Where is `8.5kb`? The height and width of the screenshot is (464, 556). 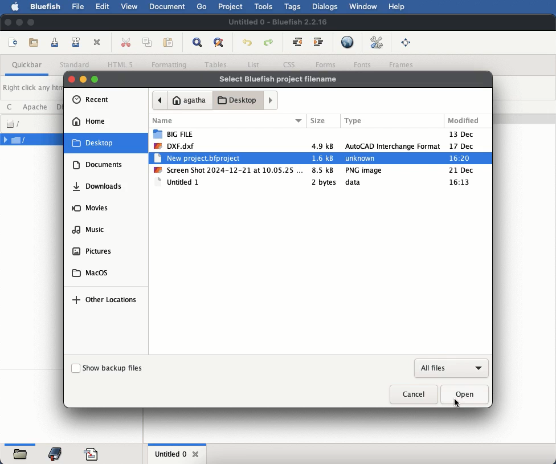
8.5kb is located at coordinates (322, 172).